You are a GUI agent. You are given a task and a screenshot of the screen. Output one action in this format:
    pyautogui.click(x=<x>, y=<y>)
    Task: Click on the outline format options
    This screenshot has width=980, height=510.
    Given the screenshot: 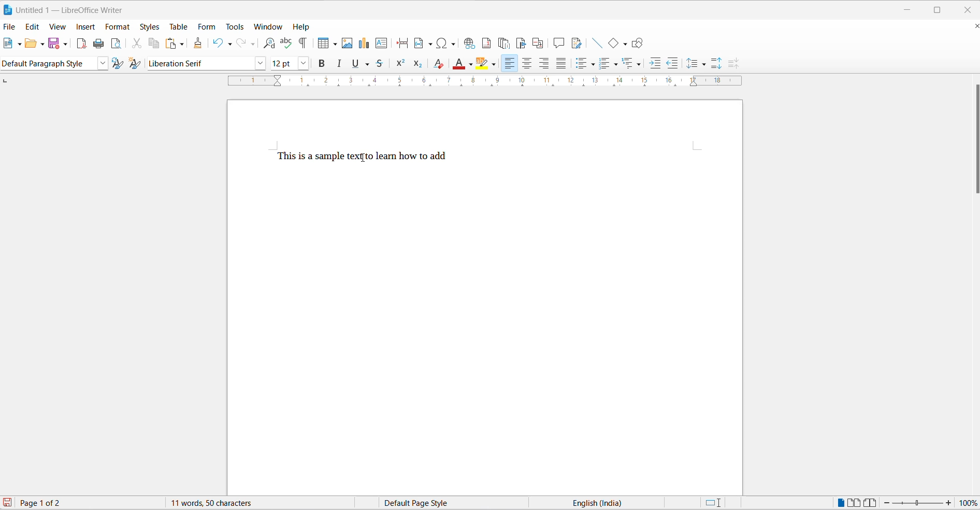 What is the action you would take?
    pyautogui.click(x=640, y=64)
    